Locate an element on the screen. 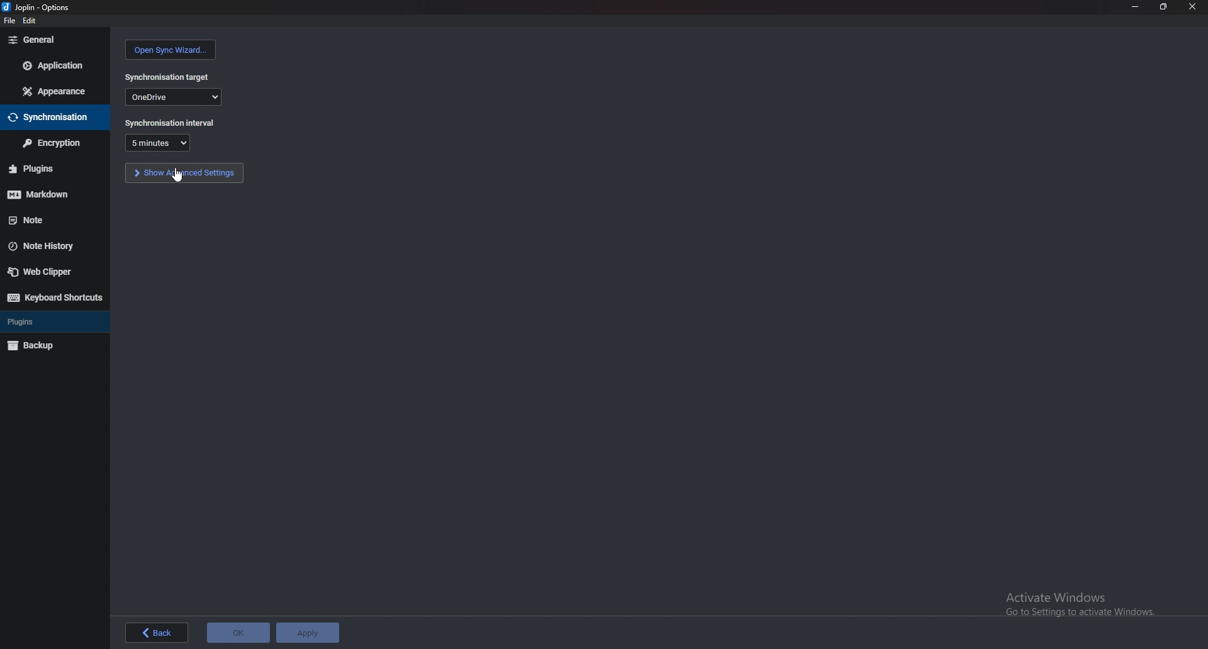 The height and width of the screenshot is (649, 1208). appearance is located at coordinates (55, 91).